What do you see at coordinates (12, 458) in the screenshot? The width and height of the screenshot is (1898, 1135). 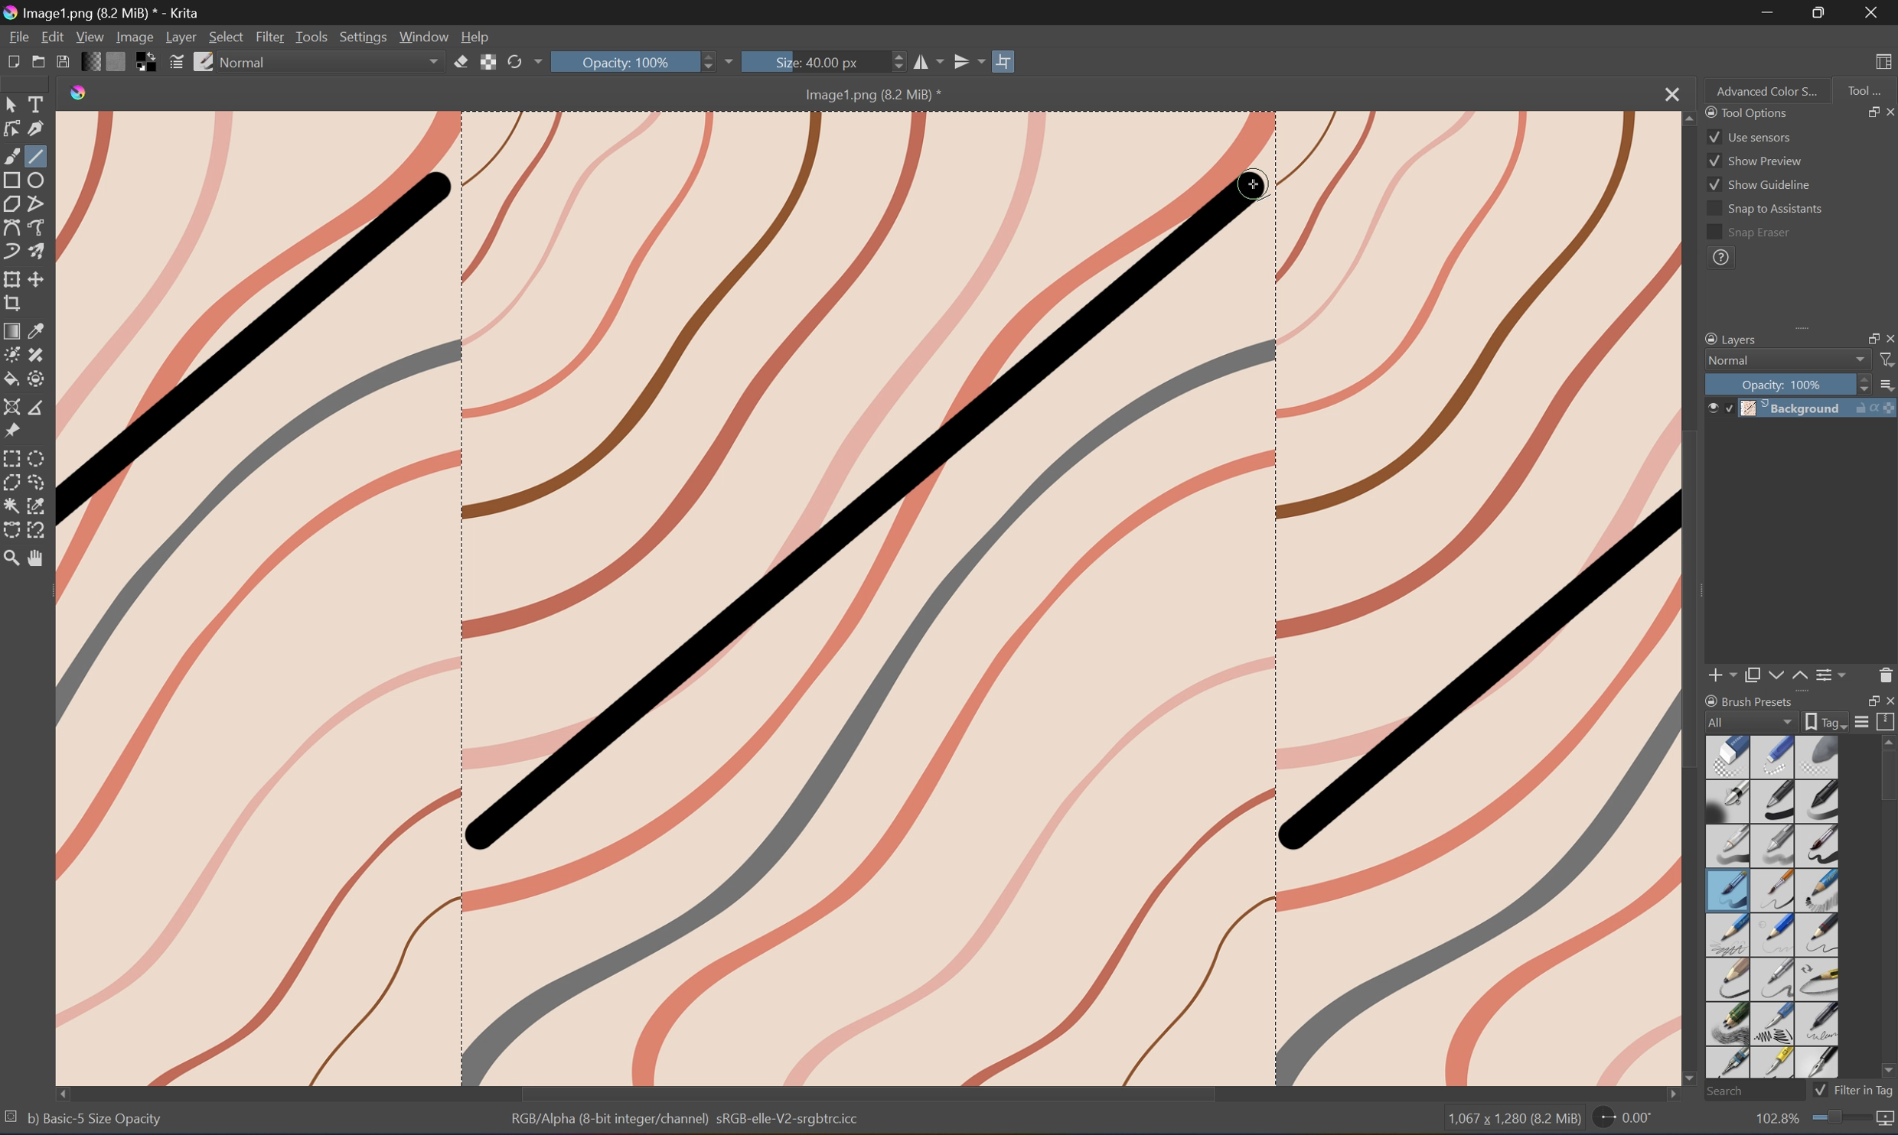 I see `Rectangular selection` at bounding box center [12, 458].